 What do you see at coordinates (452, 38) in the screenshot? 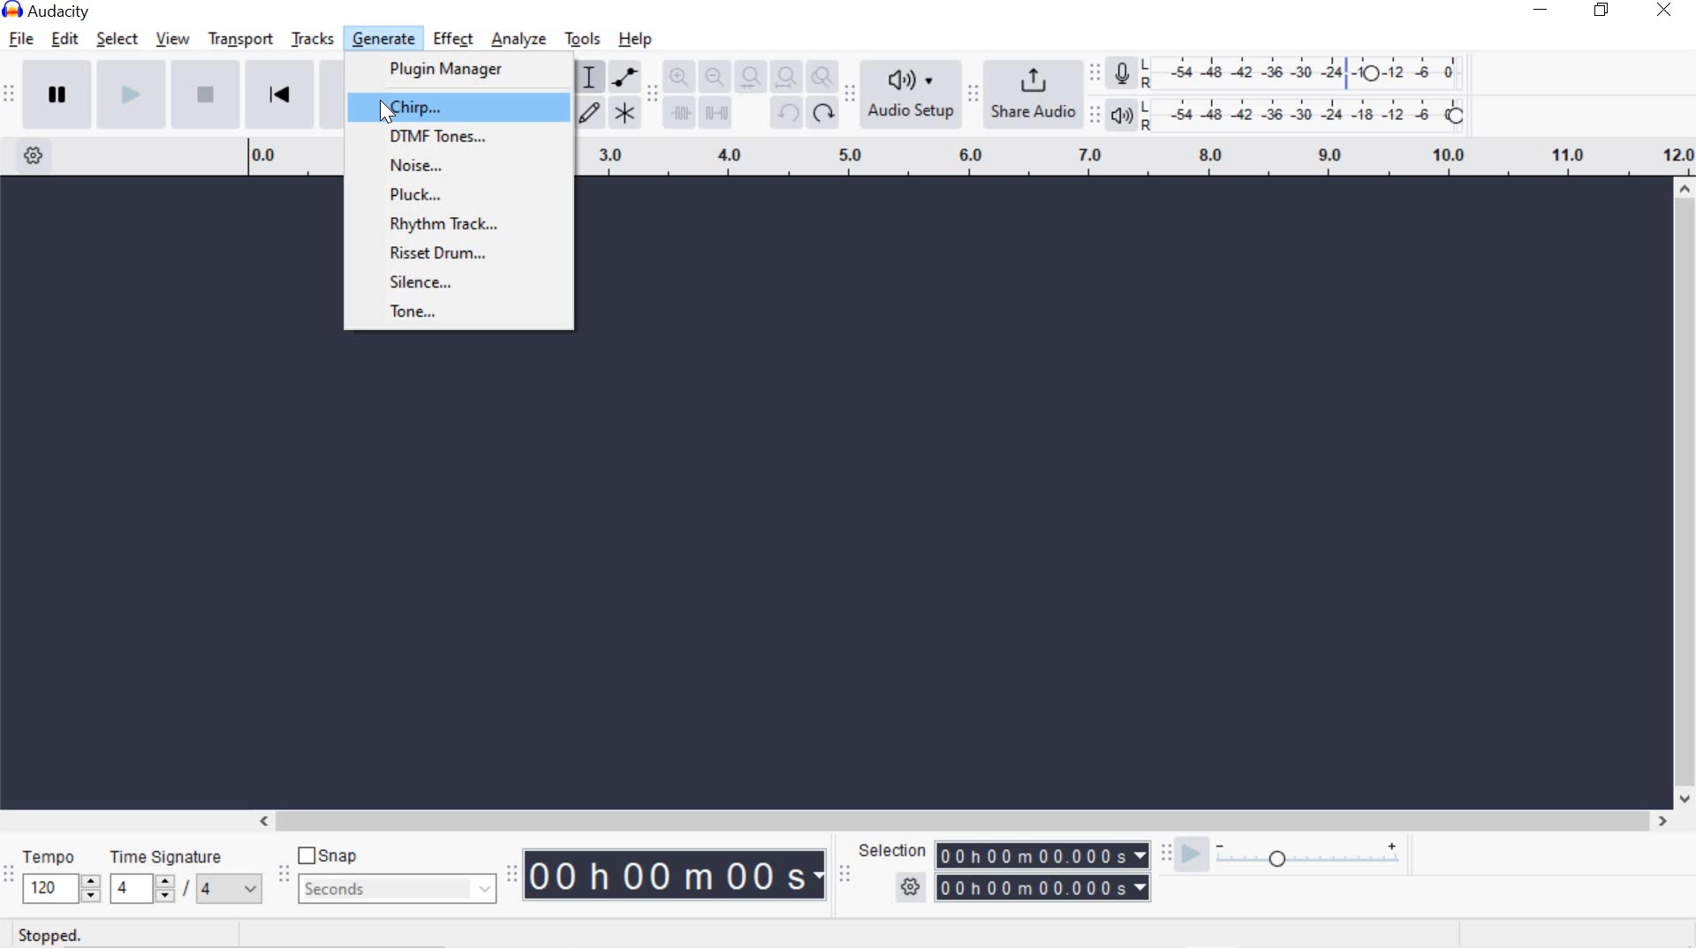
I see `effect` at bounding box center [452, 38].